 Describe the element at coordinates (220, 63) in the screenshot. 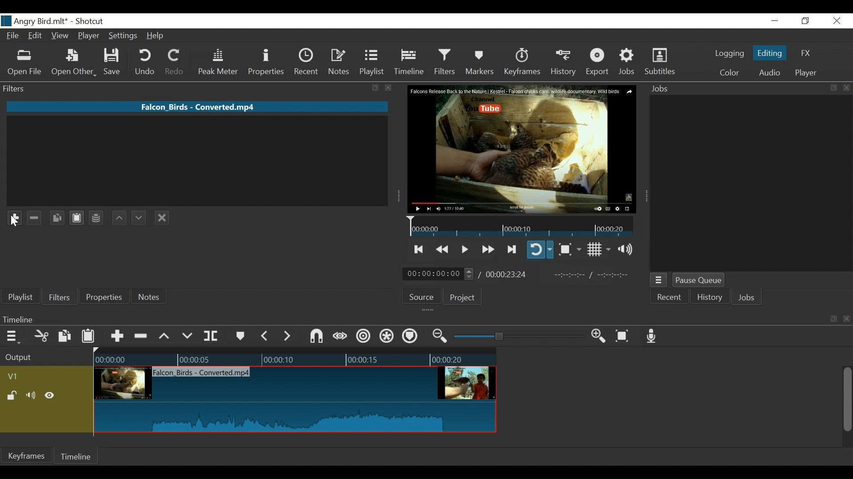

I see `Peak Meter` at that location.